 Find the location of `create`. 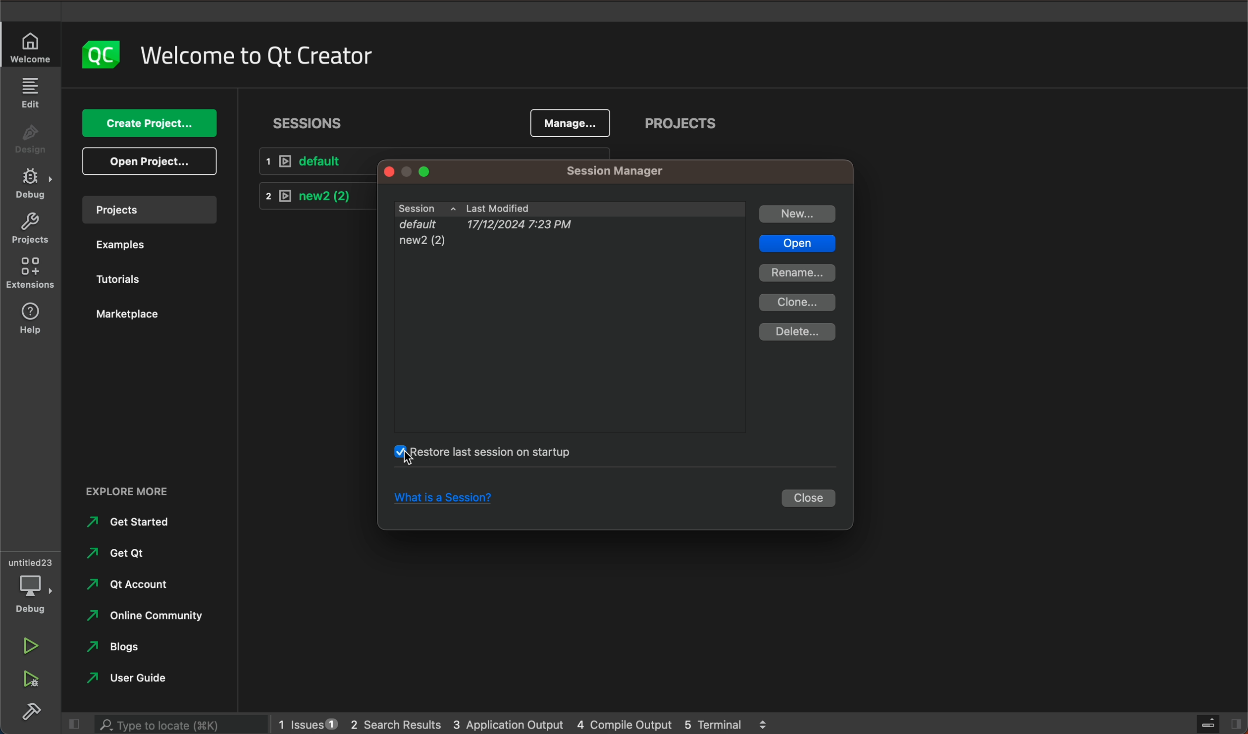

create is located at coordinates (150, 119).